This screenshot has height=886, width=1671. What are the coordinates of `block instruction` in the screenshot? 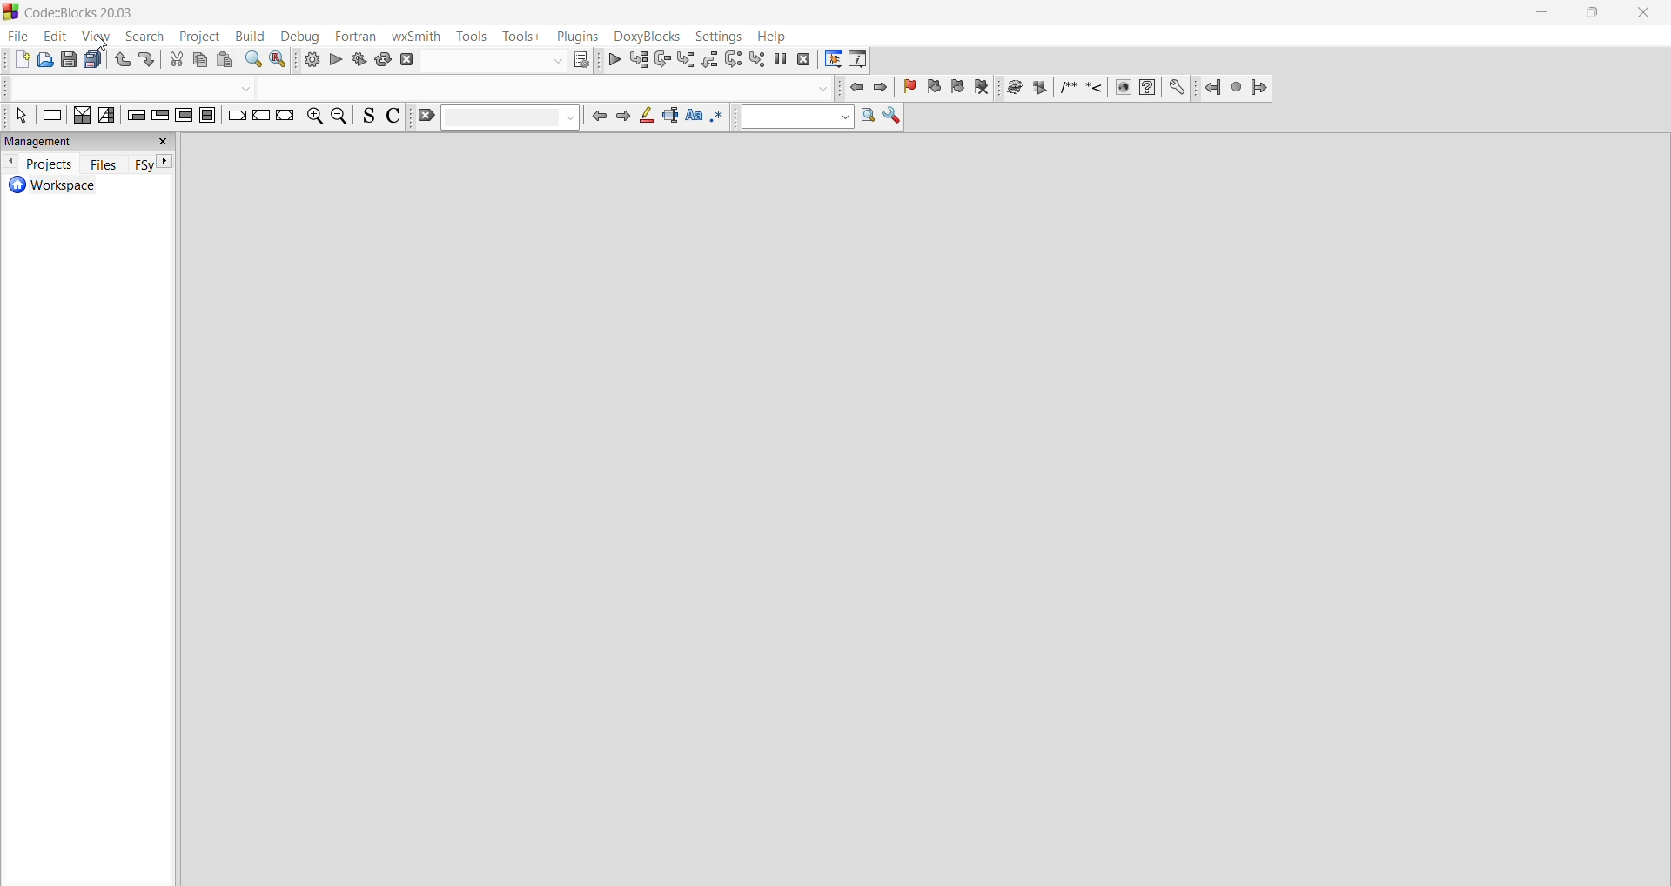 It's located at (209, 115).